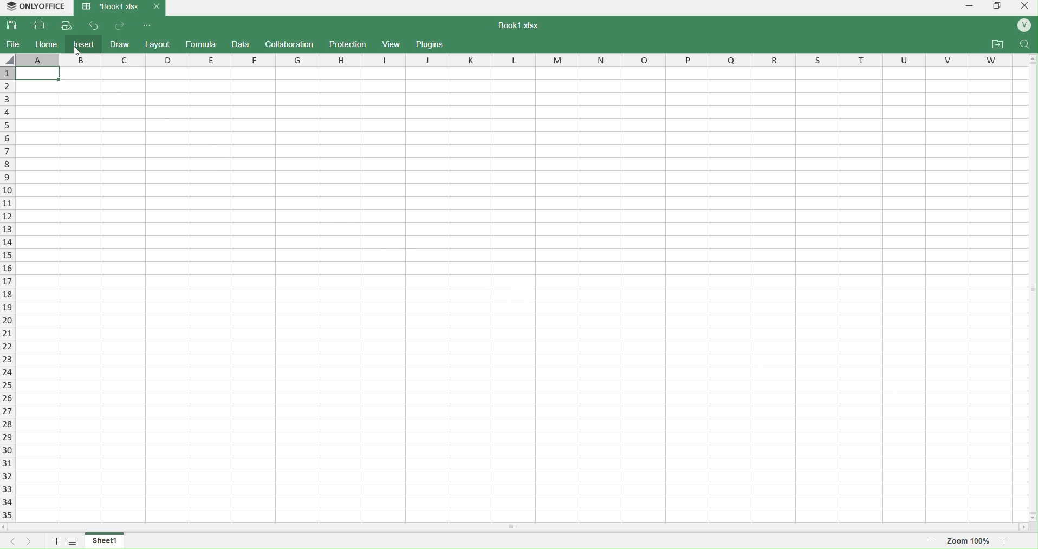 Image resolution: width=1038 pixels, height=549 pixels. Describe the element at coordinates (155, 6) in the screenshot. I see `close current tab` at that location.